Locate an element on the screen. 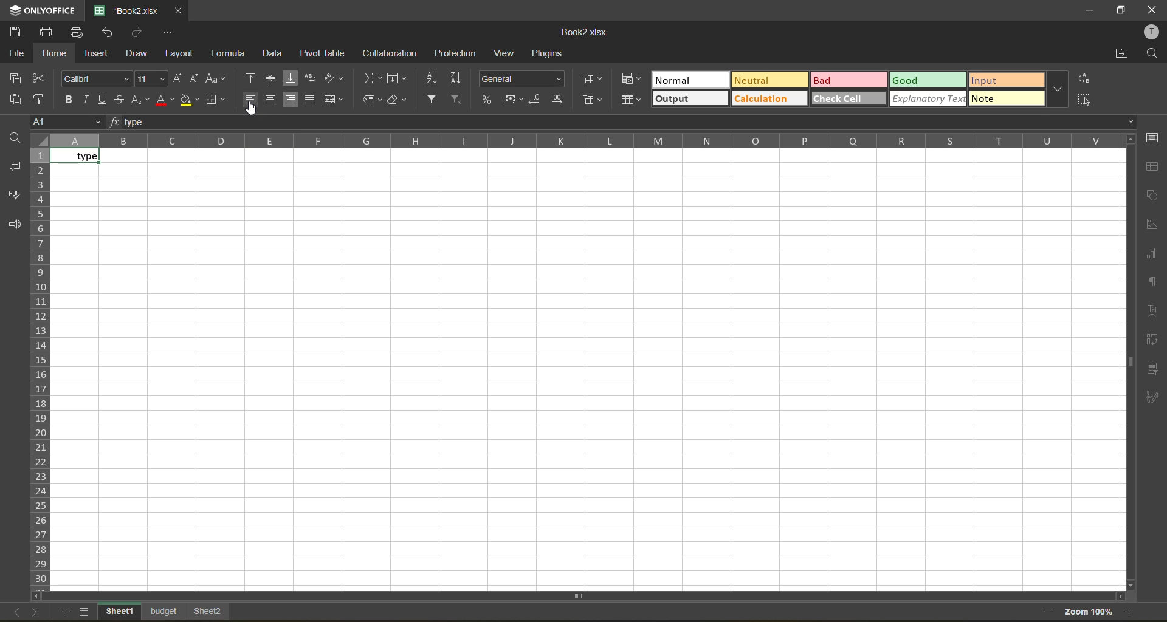  copy style is located at coordinates (42, 98).